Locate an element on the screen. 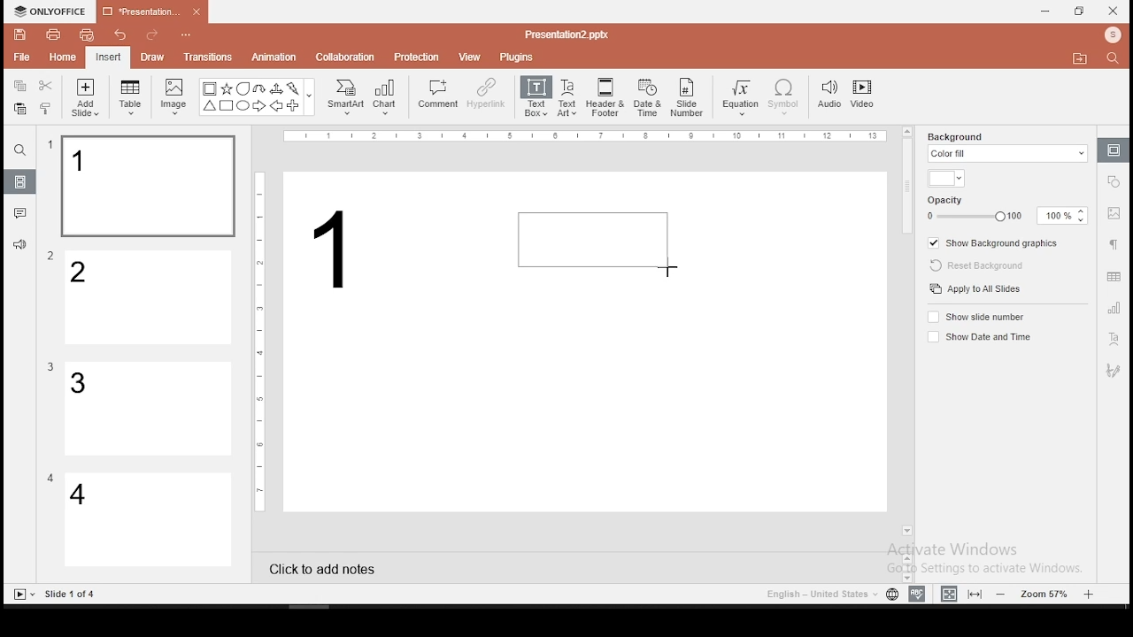 The height and width of the screenshot is (637, 1133). presentation is located at coordinates (150, 13).